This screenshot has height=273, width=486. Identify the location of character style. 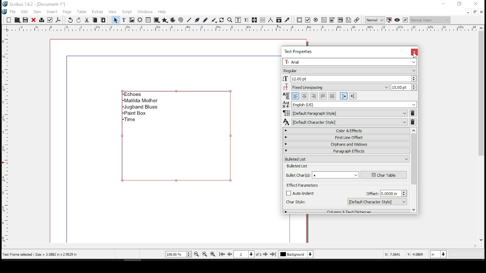
(345, 122).